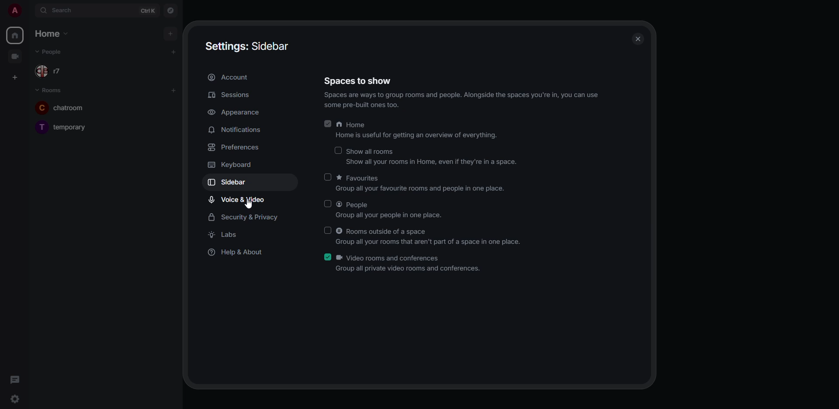 This screenshot has height=409, width=839. I want to click on close, so click(639, 39).